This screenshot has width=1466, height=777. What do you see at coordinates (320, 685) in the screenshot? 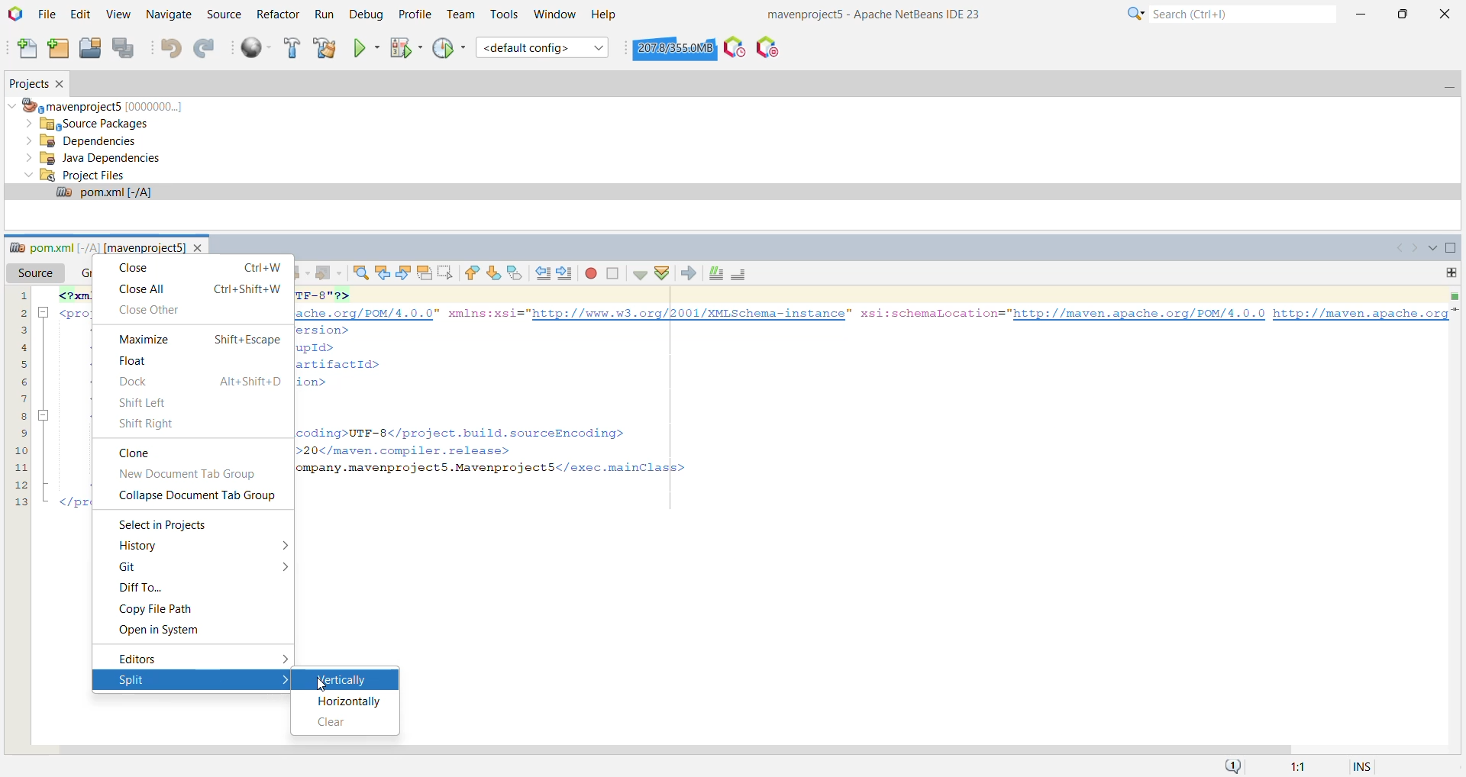
I see `cursor` at bounding box center [320, 685].